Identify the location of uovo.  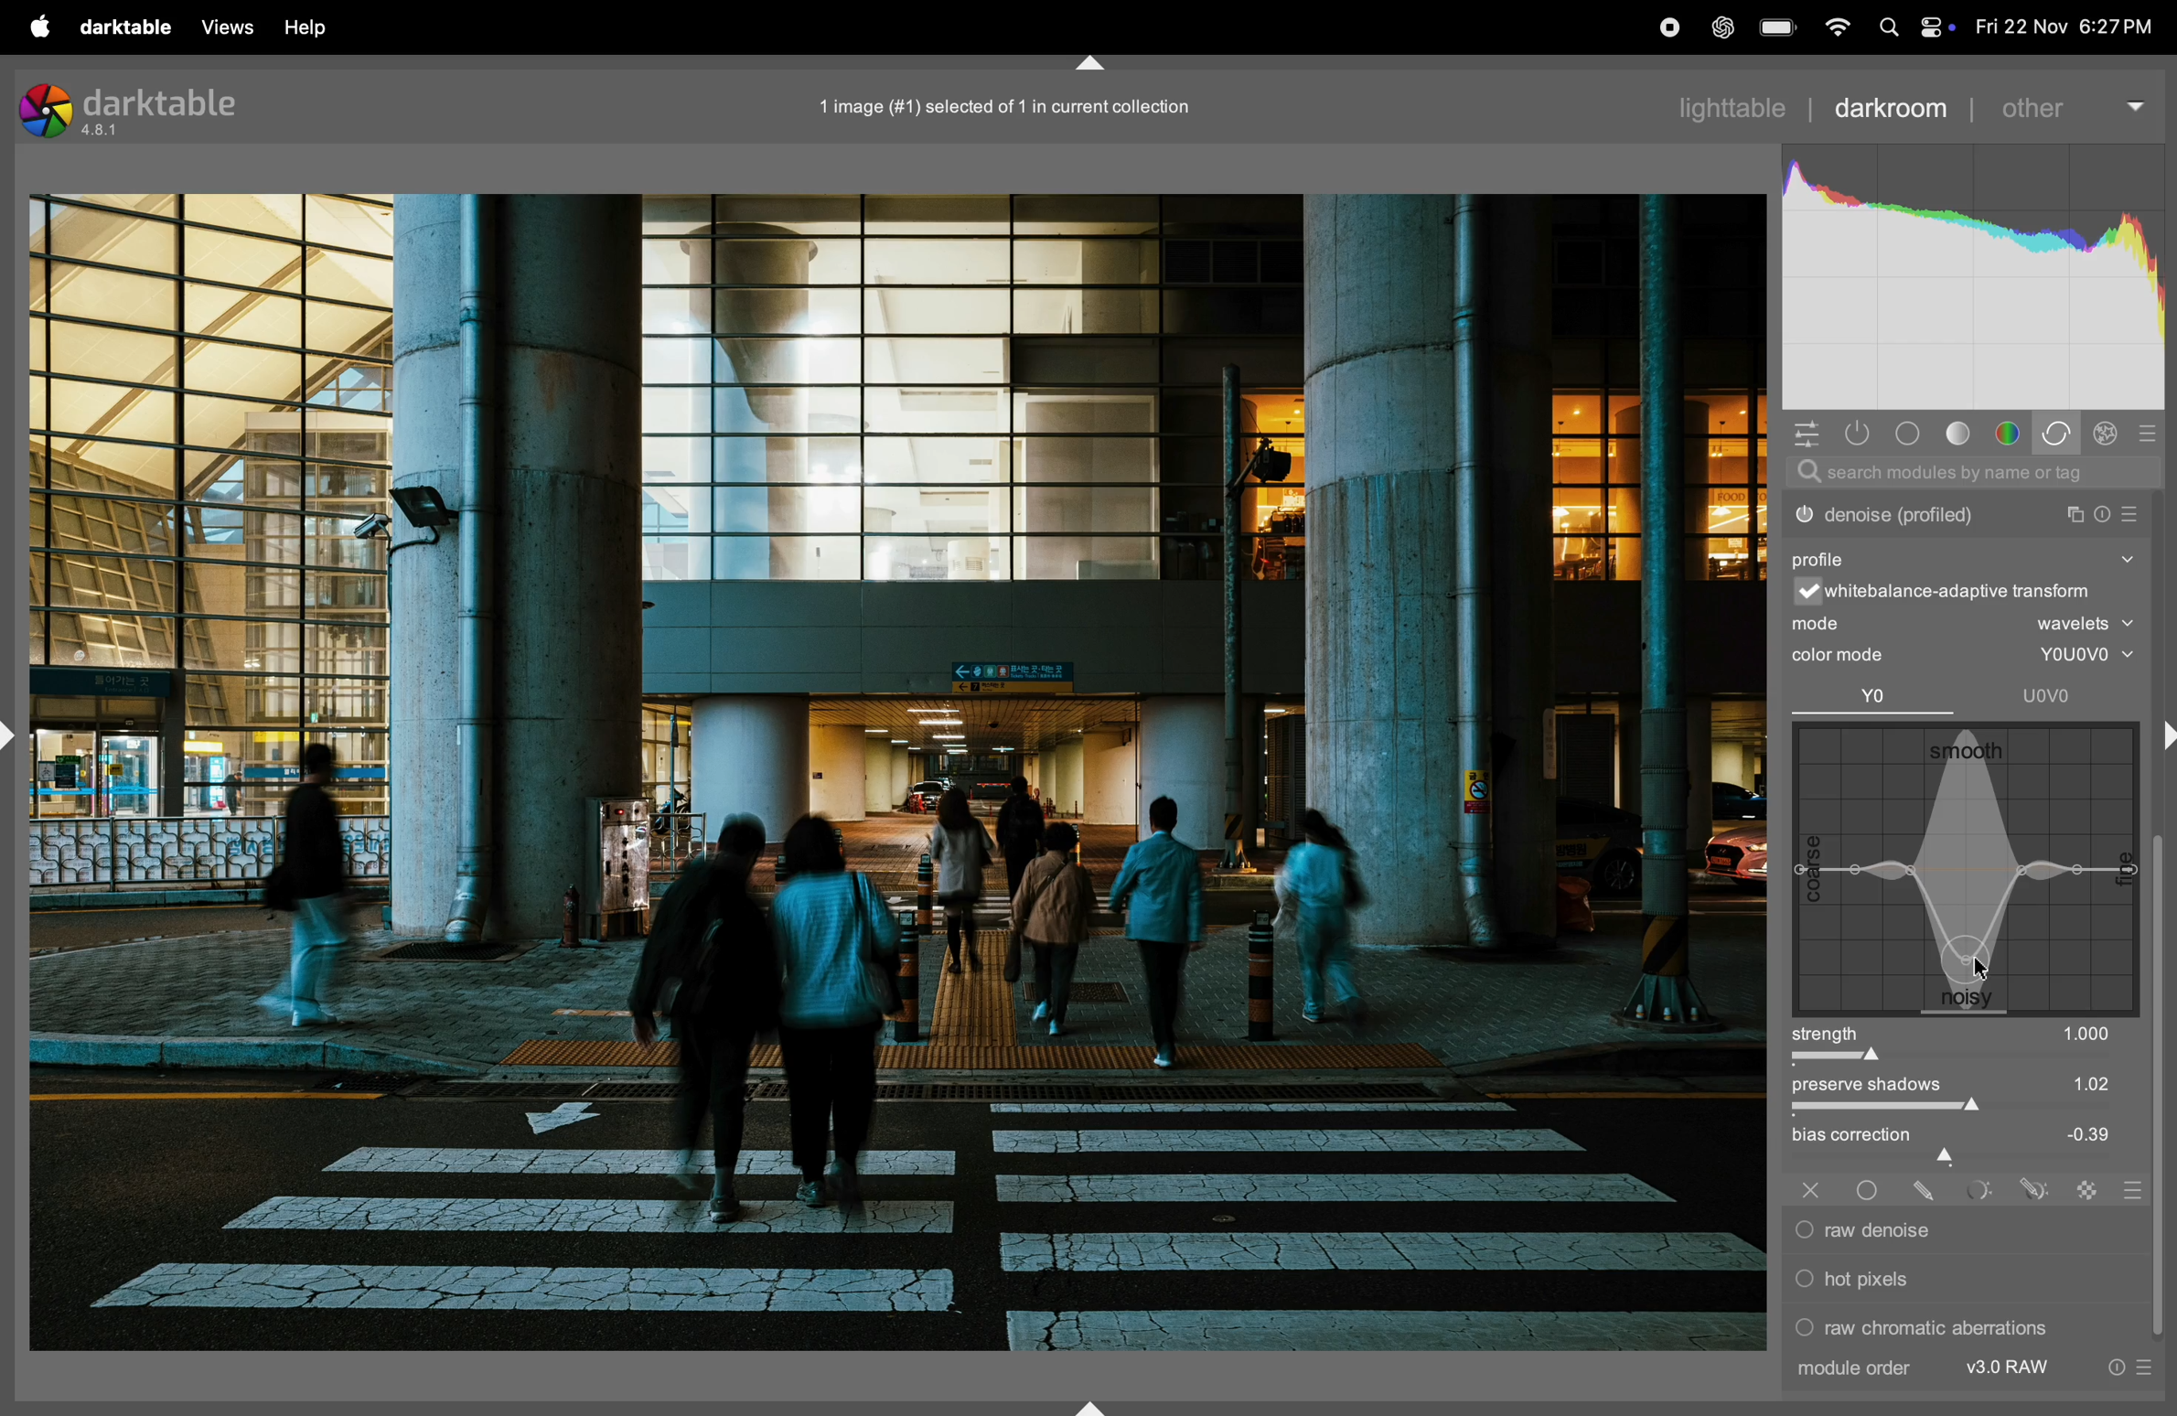
(2034, 698).